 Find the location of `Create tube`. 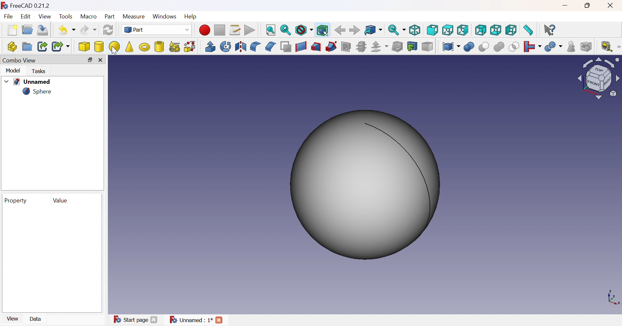

Create tube is located at coordinates (160, 47).